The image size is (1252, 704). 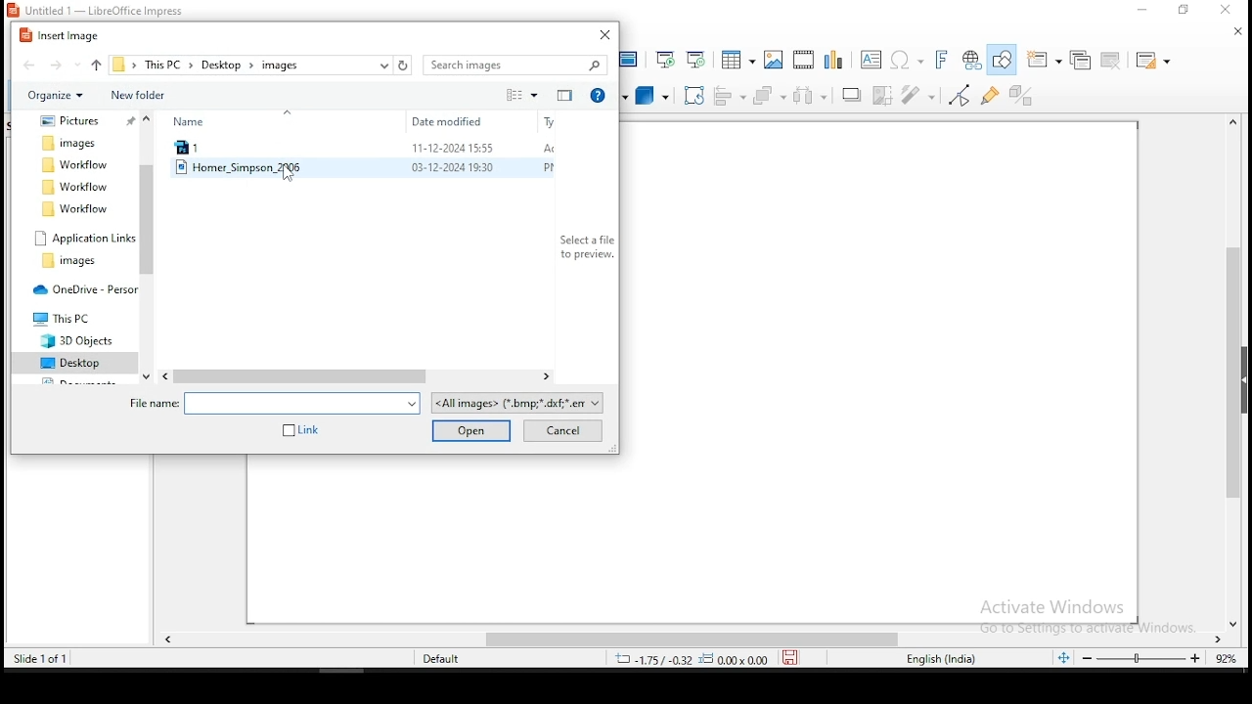 What do you see at coordinates (604, 32) in the screenshot?
I see `close window` at bounding box center [604, 32].